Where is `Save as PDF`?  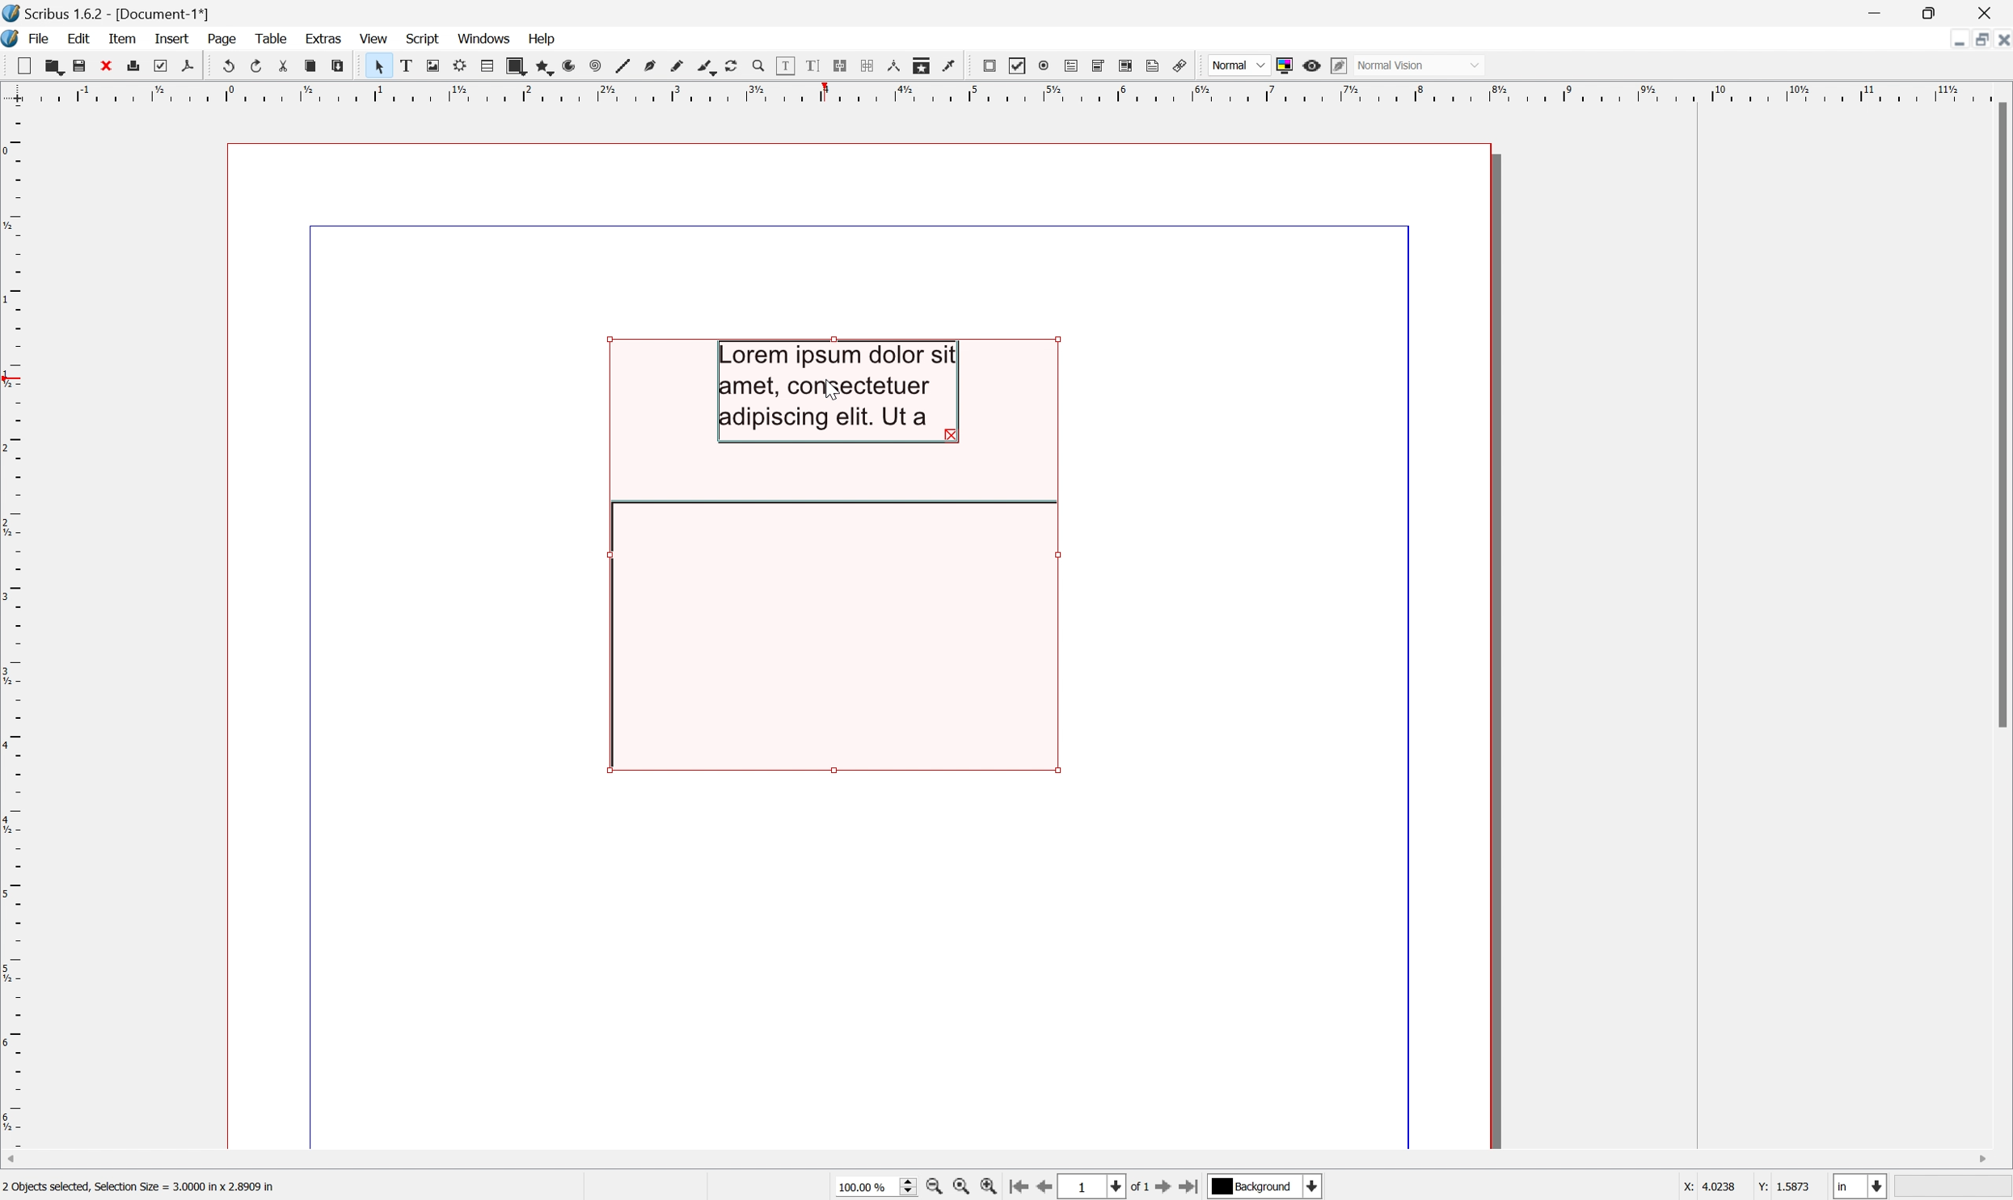 Save as PDF is located at coordinates (188, 68).